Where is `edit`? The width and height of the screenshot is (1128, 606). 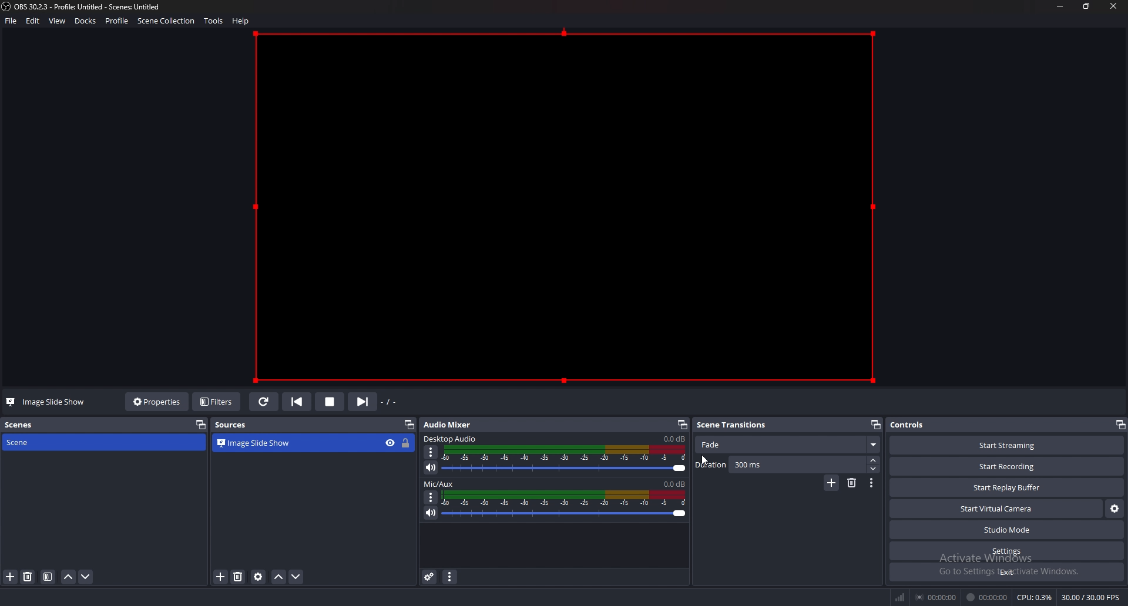
edit is located at coordinates (34, 21).